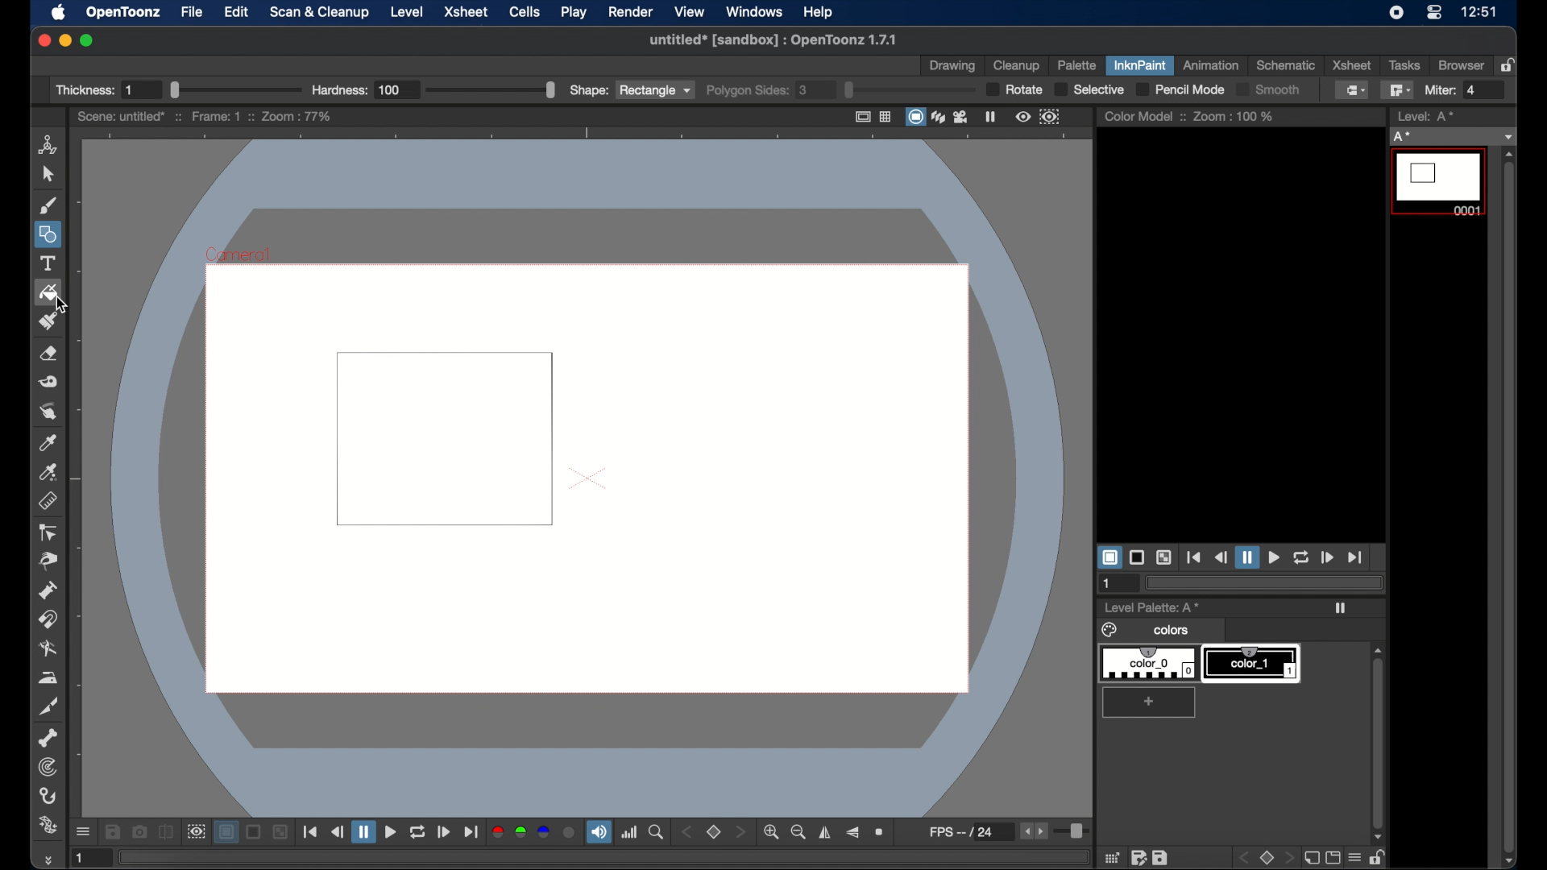  What do you see at coordinates (963, 116) in the screenshot?
I see `camera` at bounding box center [963, 116].